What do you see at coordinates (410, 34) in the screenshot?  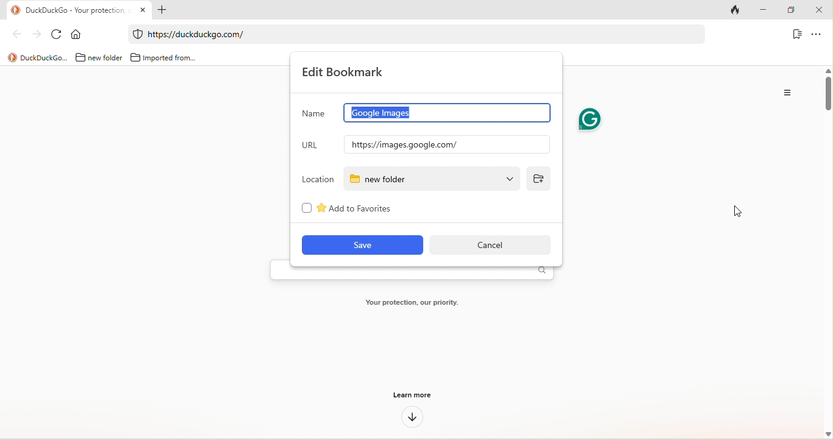 I see `web link` at bounding box center [410, 34].